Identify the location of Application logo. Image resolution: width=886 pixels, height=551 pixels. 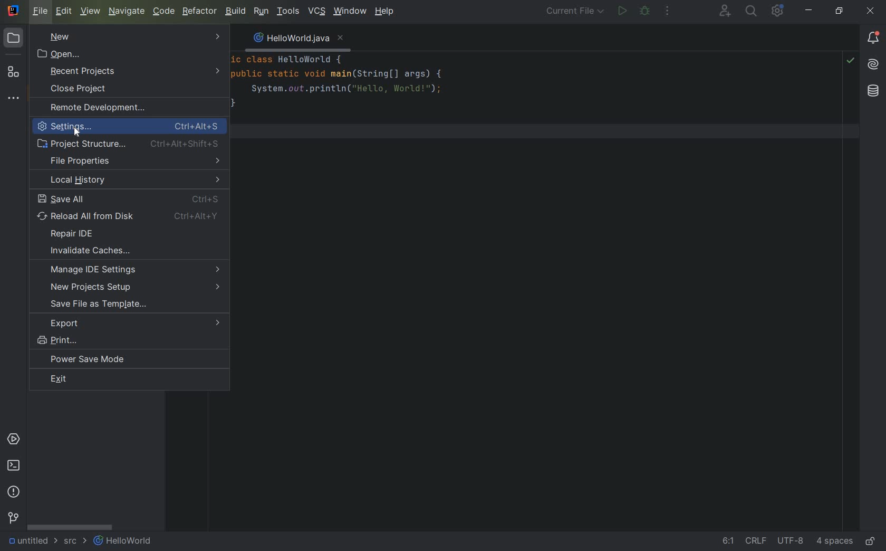
(14, 12).